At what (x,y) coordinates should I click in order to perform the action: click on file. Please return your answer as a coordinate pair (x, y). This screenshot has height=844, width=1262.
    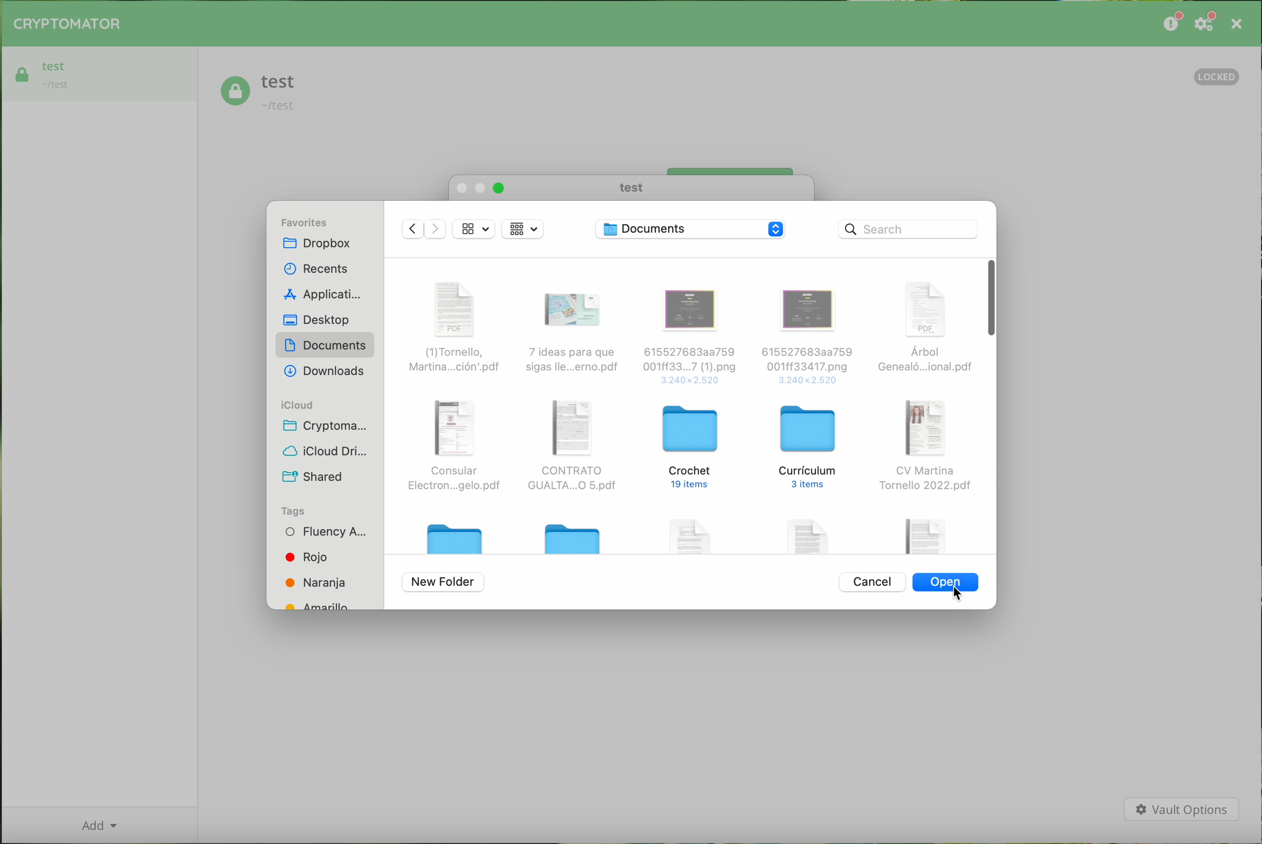
    Looking at the image, I should click on (925, 533).